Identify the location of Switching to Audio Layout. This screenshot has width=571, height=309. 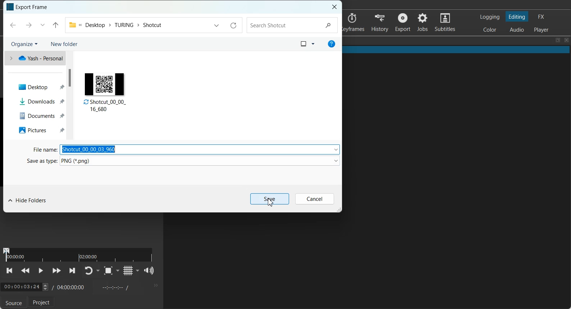
(517, 29).